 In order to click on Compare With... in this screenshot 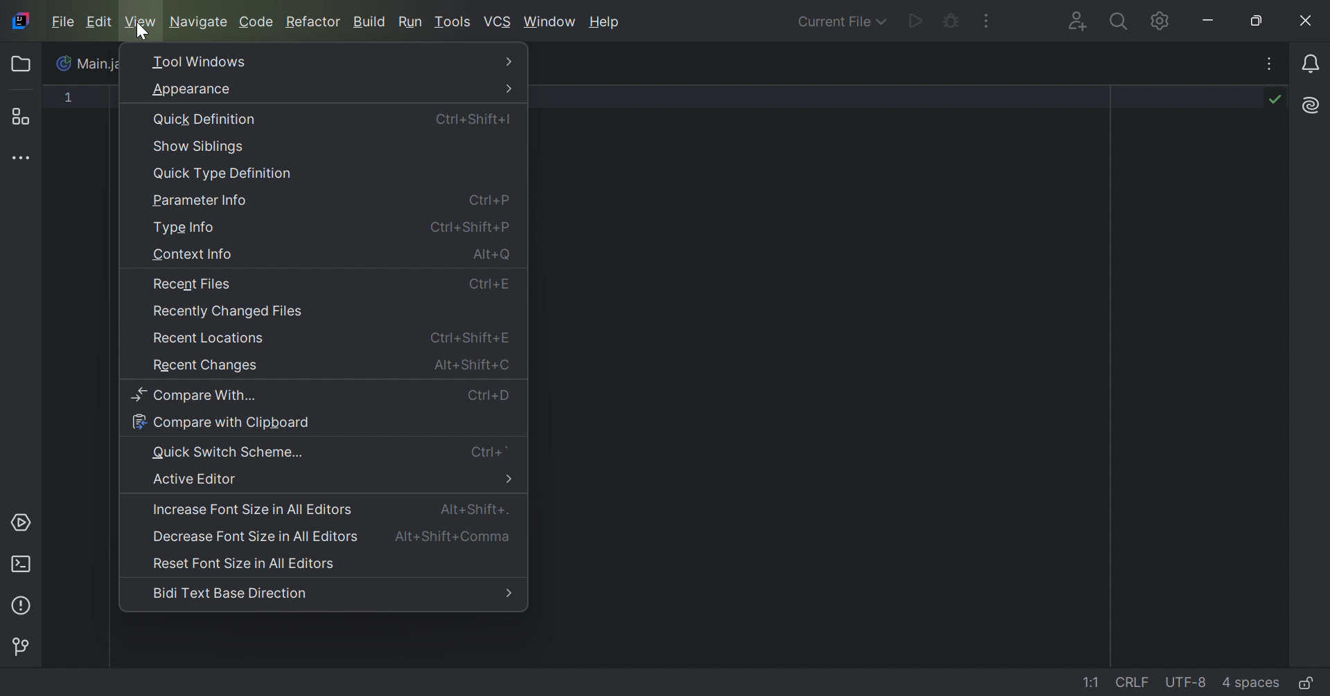, I will do `click(200, 396)`.